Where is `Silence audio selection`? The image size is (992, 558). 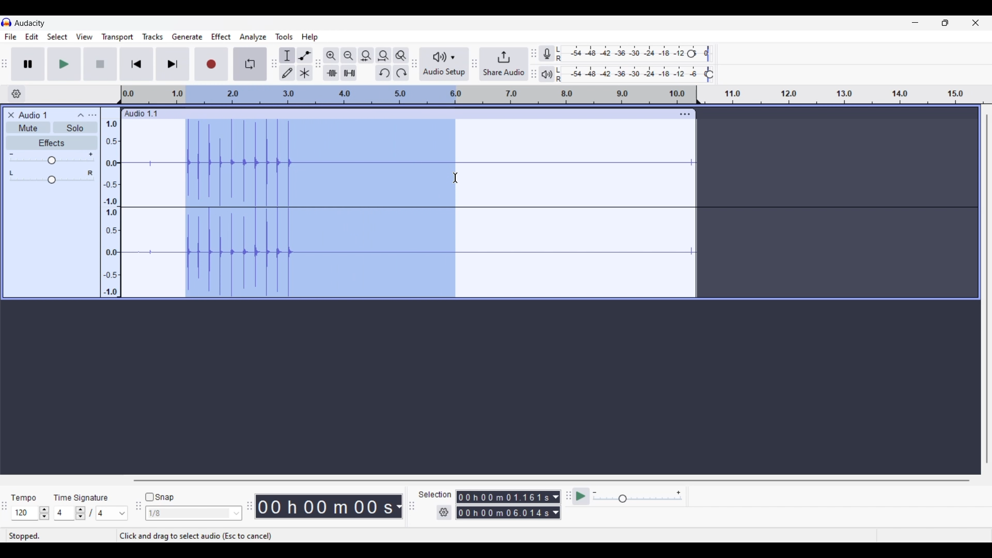
Silence audio selection is located at coordinates (349, 73).